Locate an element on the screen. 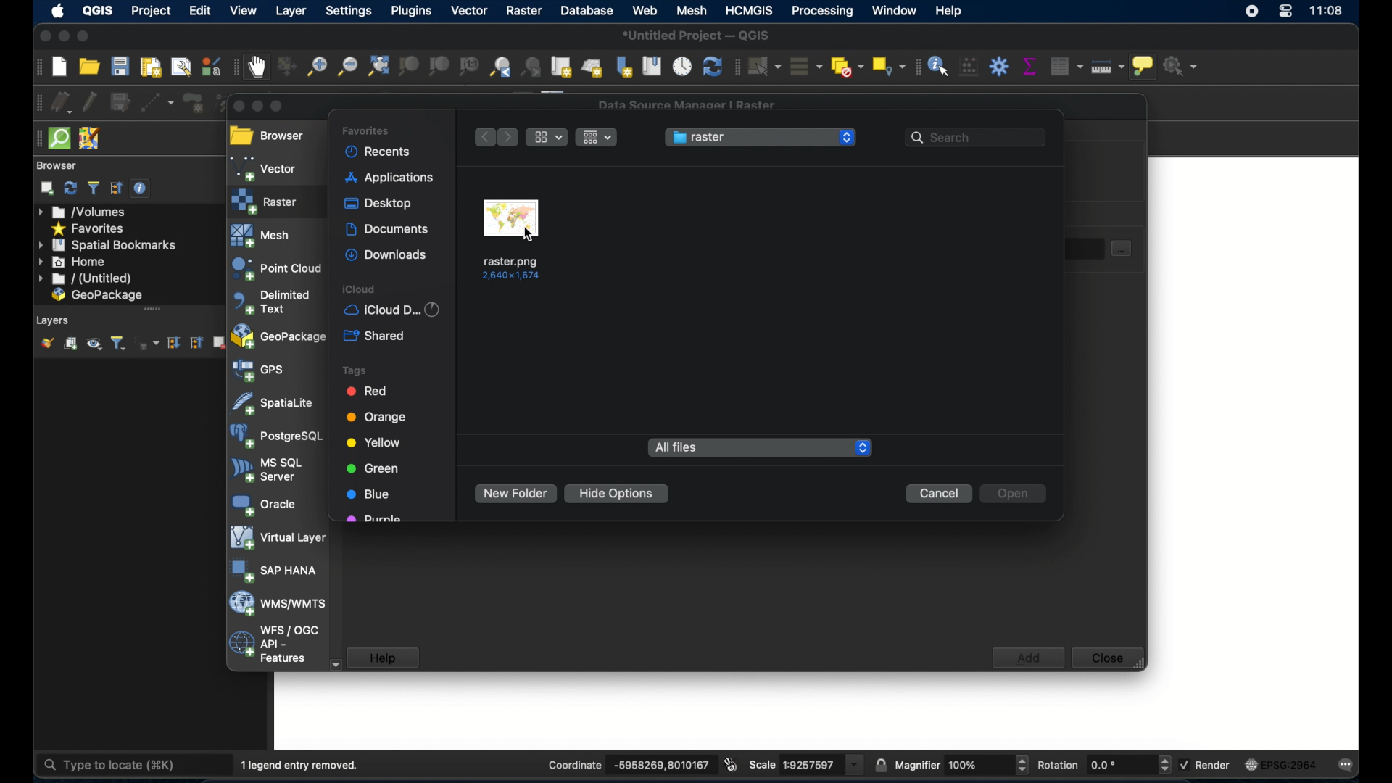 The height and width of the screenshot is (783, 1392). raster file is located at coordinates (513, 218).